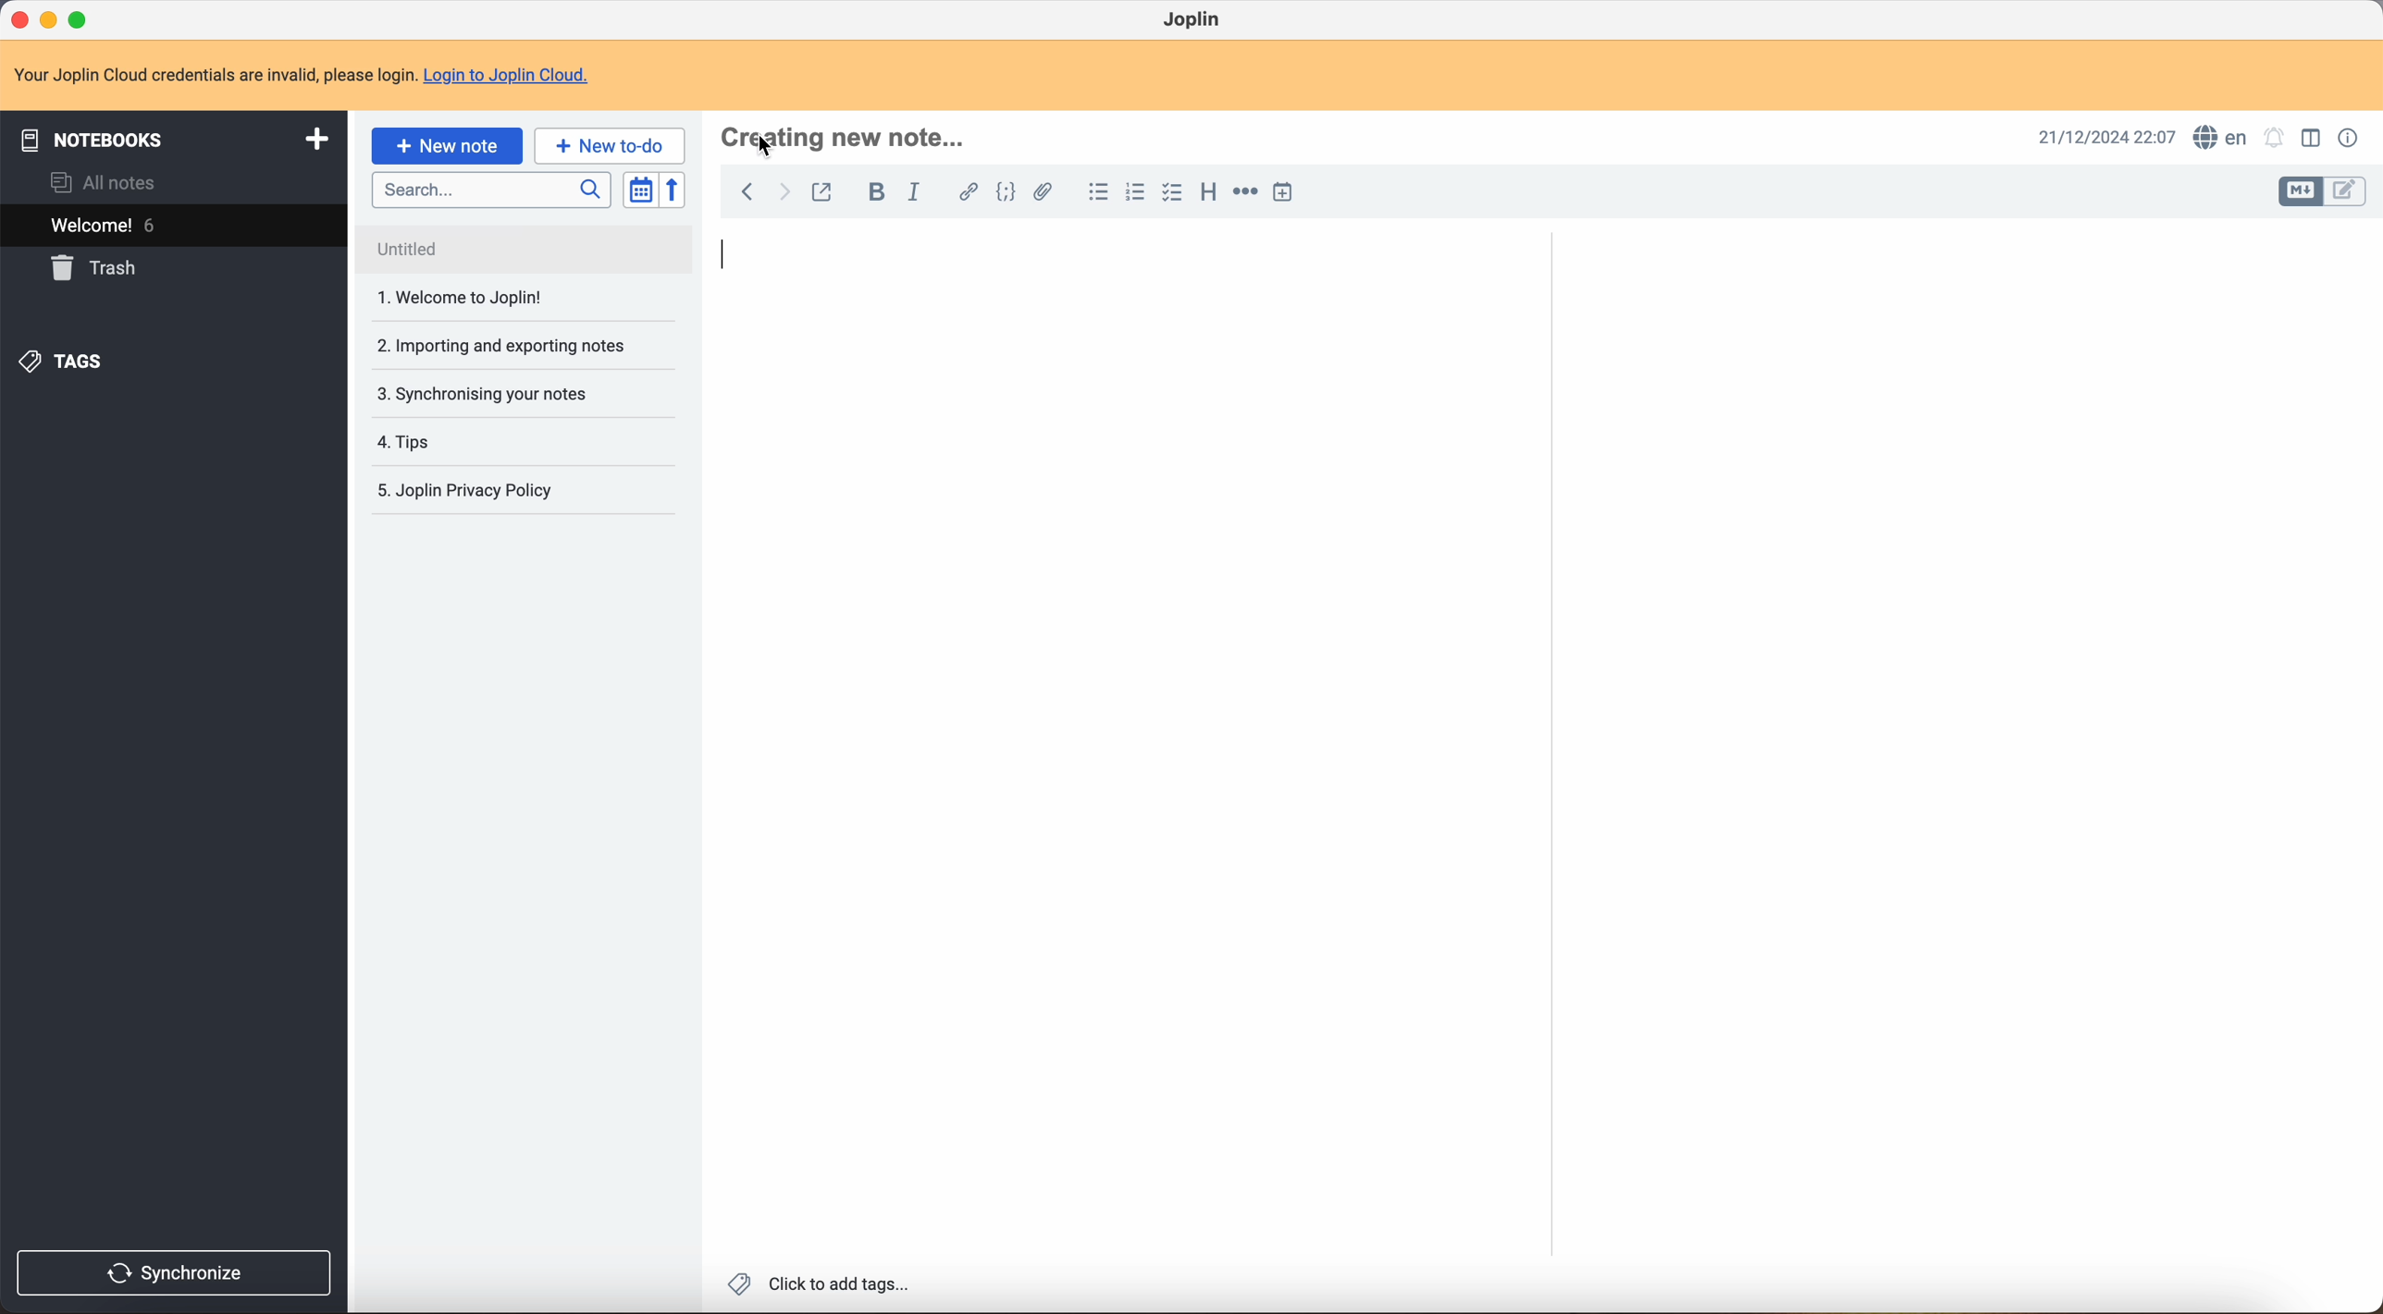 Image resolution: width=2383 pixels, height=1314 pixels. What do you see at coordinates (2100, 135) in the screenshot?
I see `date and hour` at bounding box center [2100, 135].